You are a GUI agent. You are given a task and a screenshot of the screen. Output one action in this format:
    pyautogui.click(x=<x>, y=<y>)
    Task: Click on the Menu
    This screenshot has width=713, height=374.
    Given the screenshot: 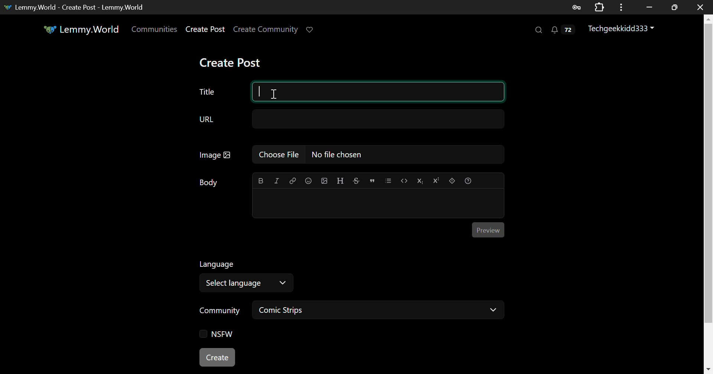 What is the action you would take?
    pyautogui.click(x=624, y=7)
    